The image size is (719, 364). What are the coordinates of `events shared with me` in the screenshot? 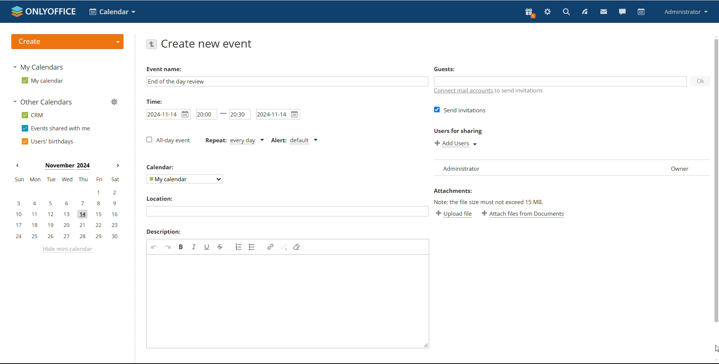 It's located at (57, 128).